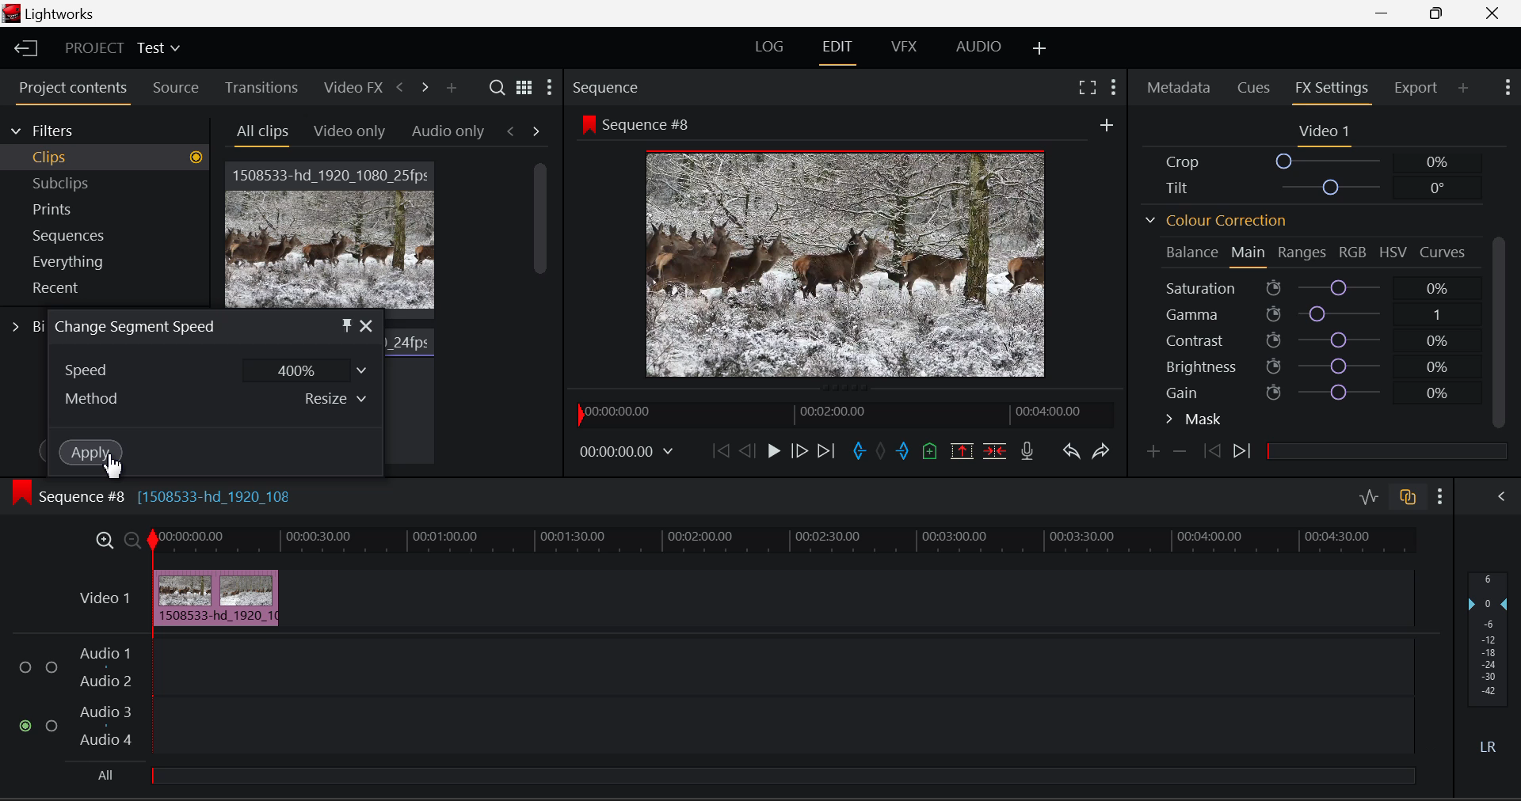 The image size is (1521, 801). Describe the element at coordinates (1416, 89) in the screenshot. I see `Export` at that location.